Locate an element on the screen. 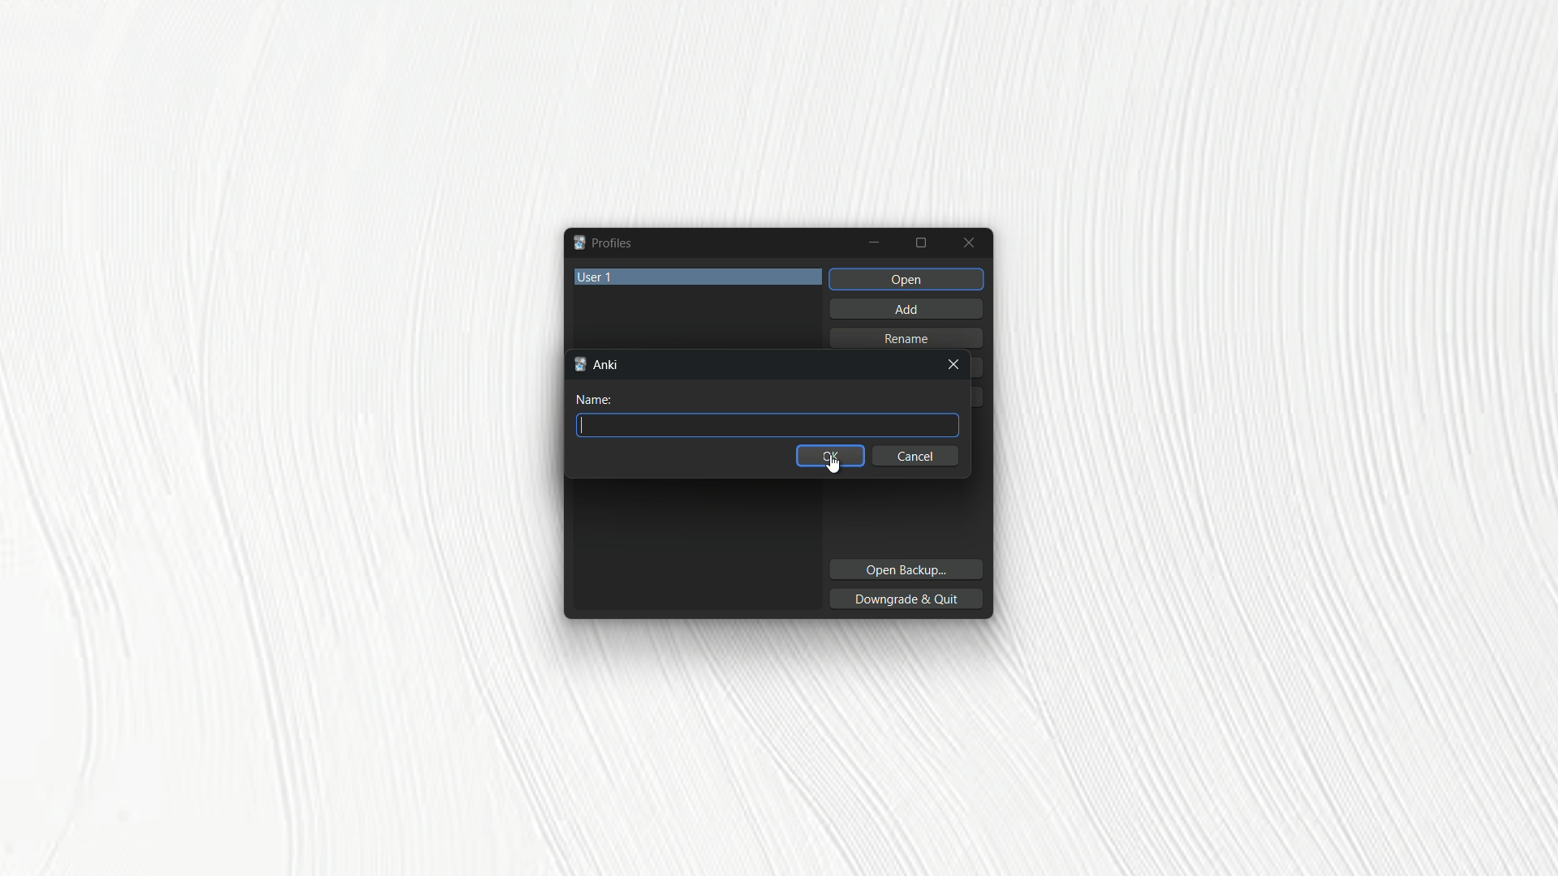 The image size is (1558, 876). Maximize is located at coordinates (923, 243).